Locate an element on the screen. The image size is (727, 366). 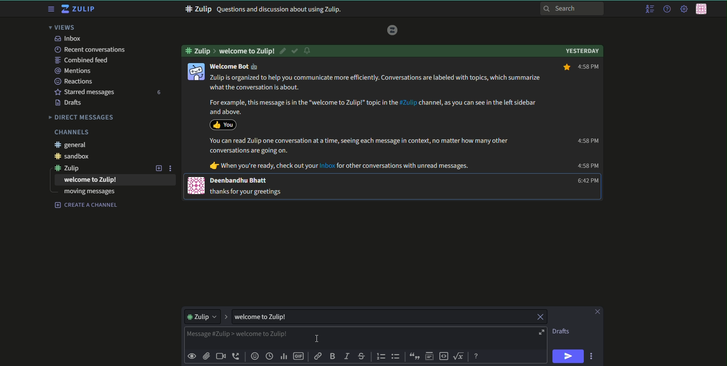
add gif is located at coordinates (300, 357).